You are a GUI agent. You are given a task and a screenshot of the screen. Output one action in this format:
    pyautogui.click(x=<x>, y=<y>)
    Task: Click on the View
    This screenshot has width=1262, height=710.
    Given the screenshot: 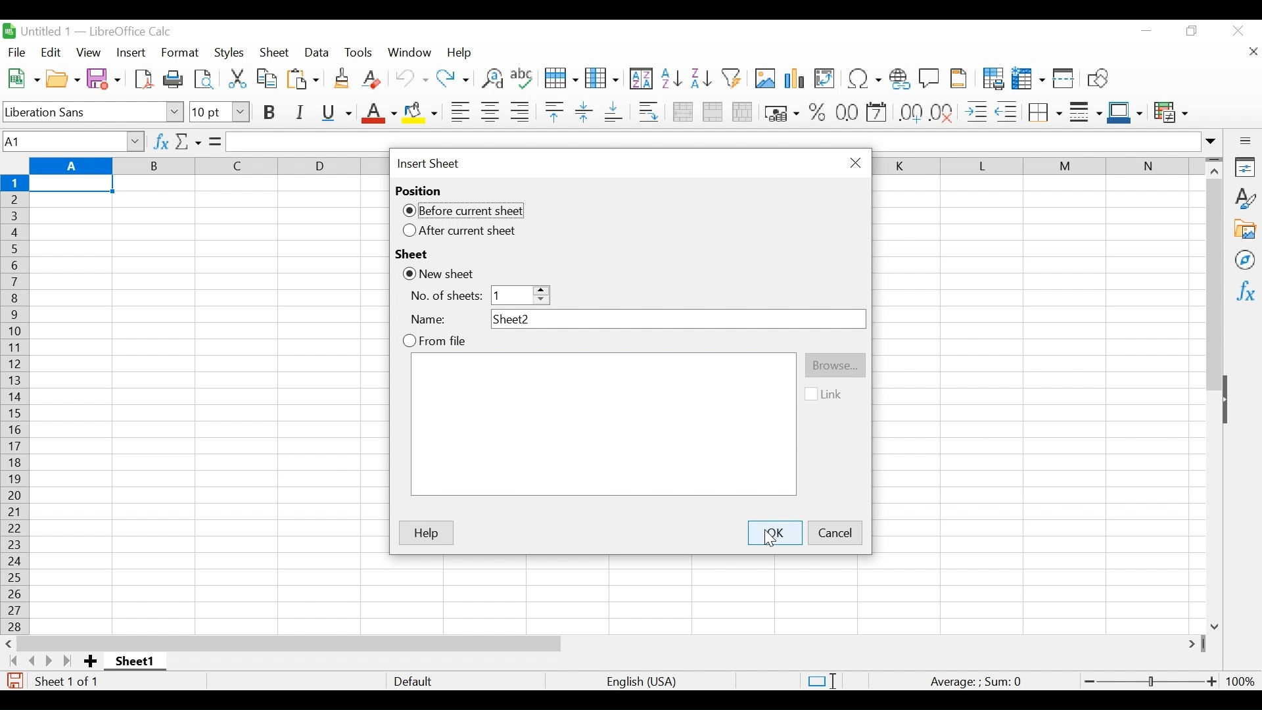 What is the action you would take?
    pyautogui.click(x=89, y=52)
    